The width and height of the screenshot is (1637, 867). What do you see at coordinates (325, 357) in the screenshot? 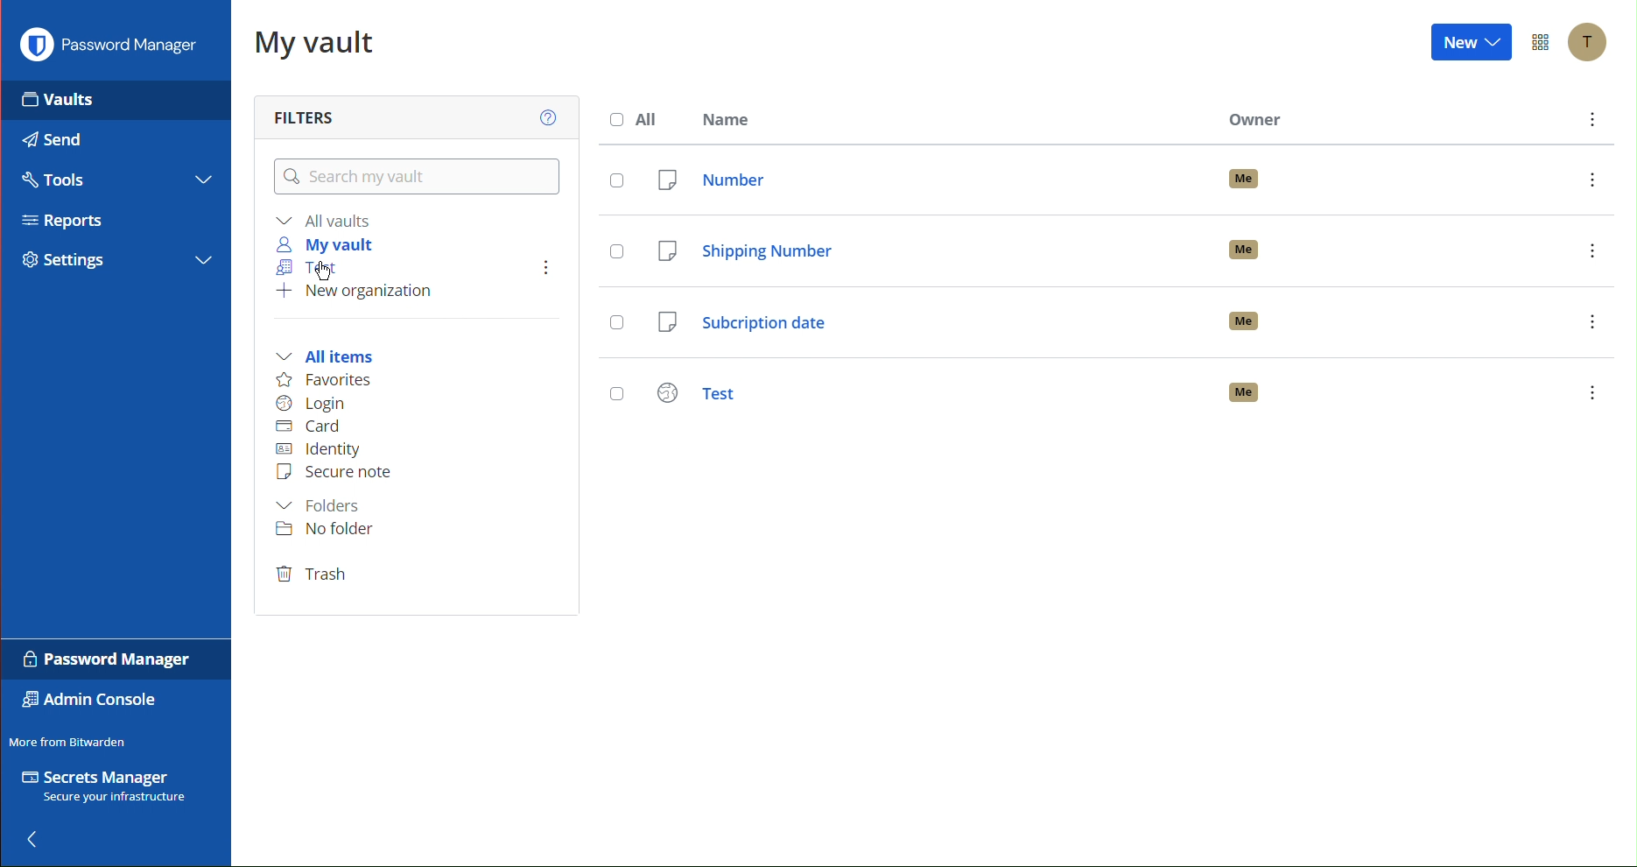
I see `All items` at bounding box center [325, 357].